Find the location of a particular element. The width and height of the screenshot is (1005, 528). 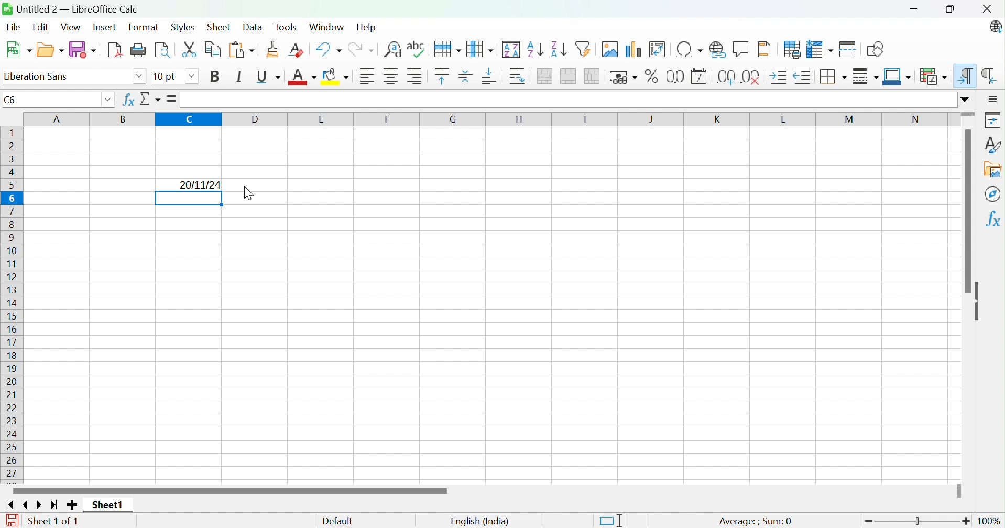

Scroll to next sheet is located at coordinates (41, 505).